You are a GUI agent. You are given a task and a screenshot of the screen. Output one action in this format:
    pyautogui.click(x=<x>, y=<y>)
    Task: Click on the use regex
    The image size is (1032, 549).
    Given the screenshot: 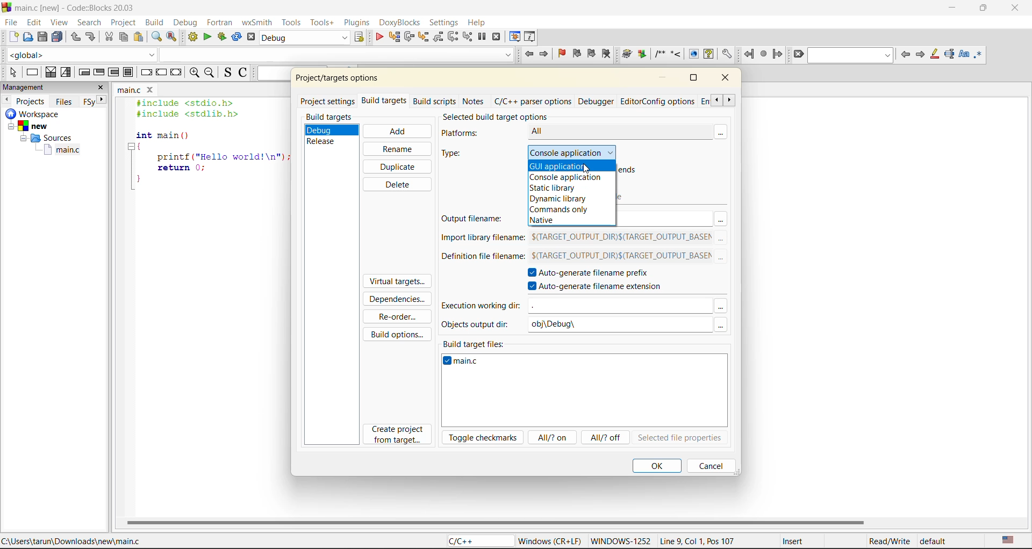 What is the action you would take?
    pyautogui.click(x=980, y=55)
    